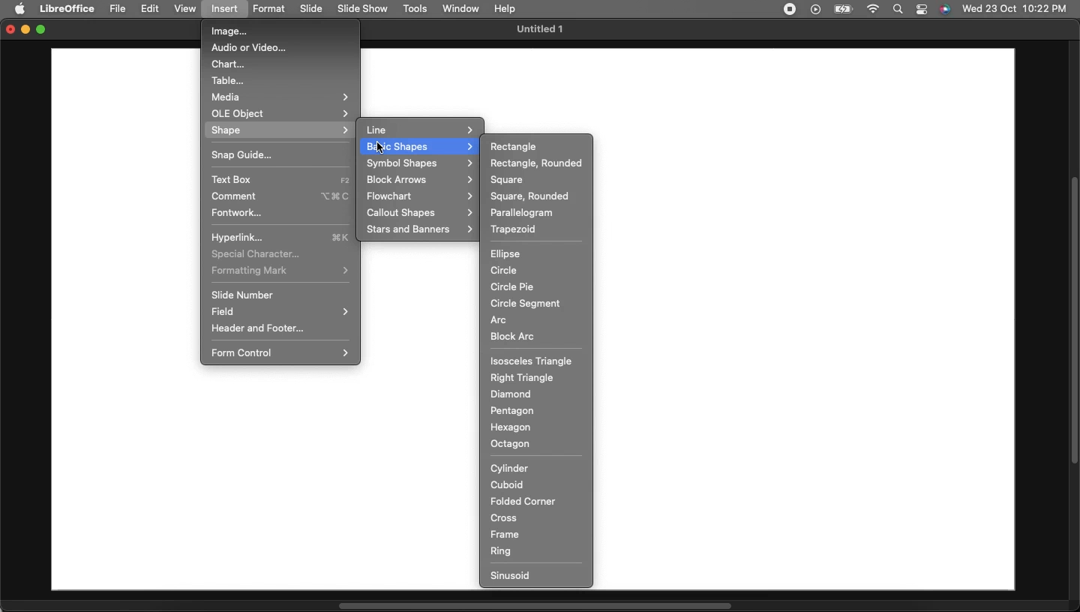 This screenshot has width=1080, height=612. What do you see at coordinates (313, 9) in the screenshot?
I see `Slide` at bounding box center [313, 9].